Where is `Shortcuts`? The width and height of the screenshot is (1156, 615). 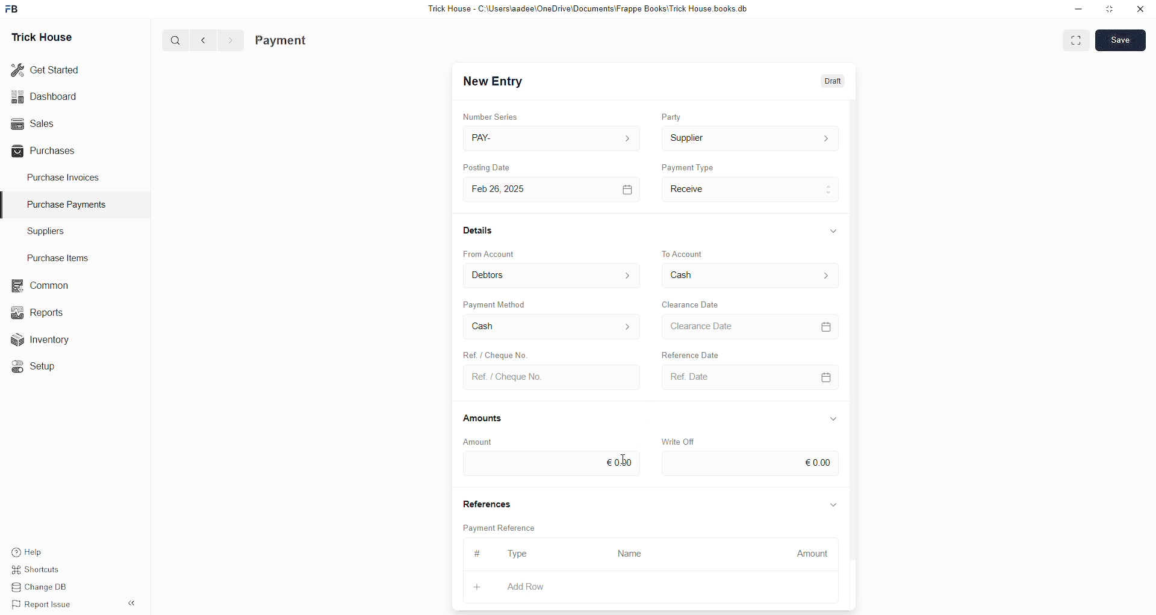 Shortcuts is located at coordinates (36, 570).